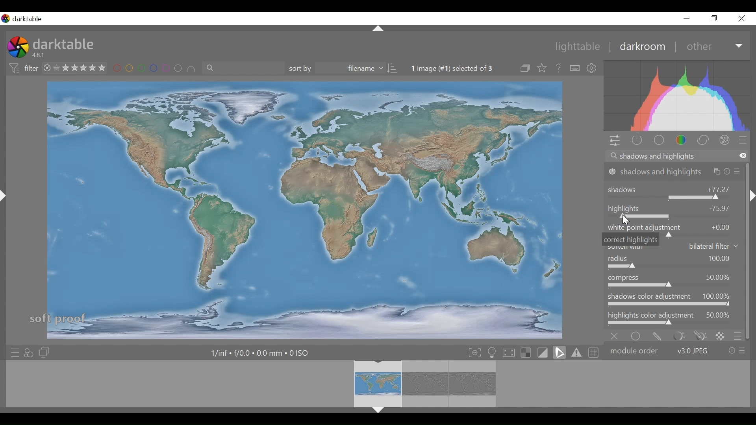 This screenshot has height=425, width=756. Describe the element at coordinates (689, 18) in the screenshot. I see `minimize` at that location.